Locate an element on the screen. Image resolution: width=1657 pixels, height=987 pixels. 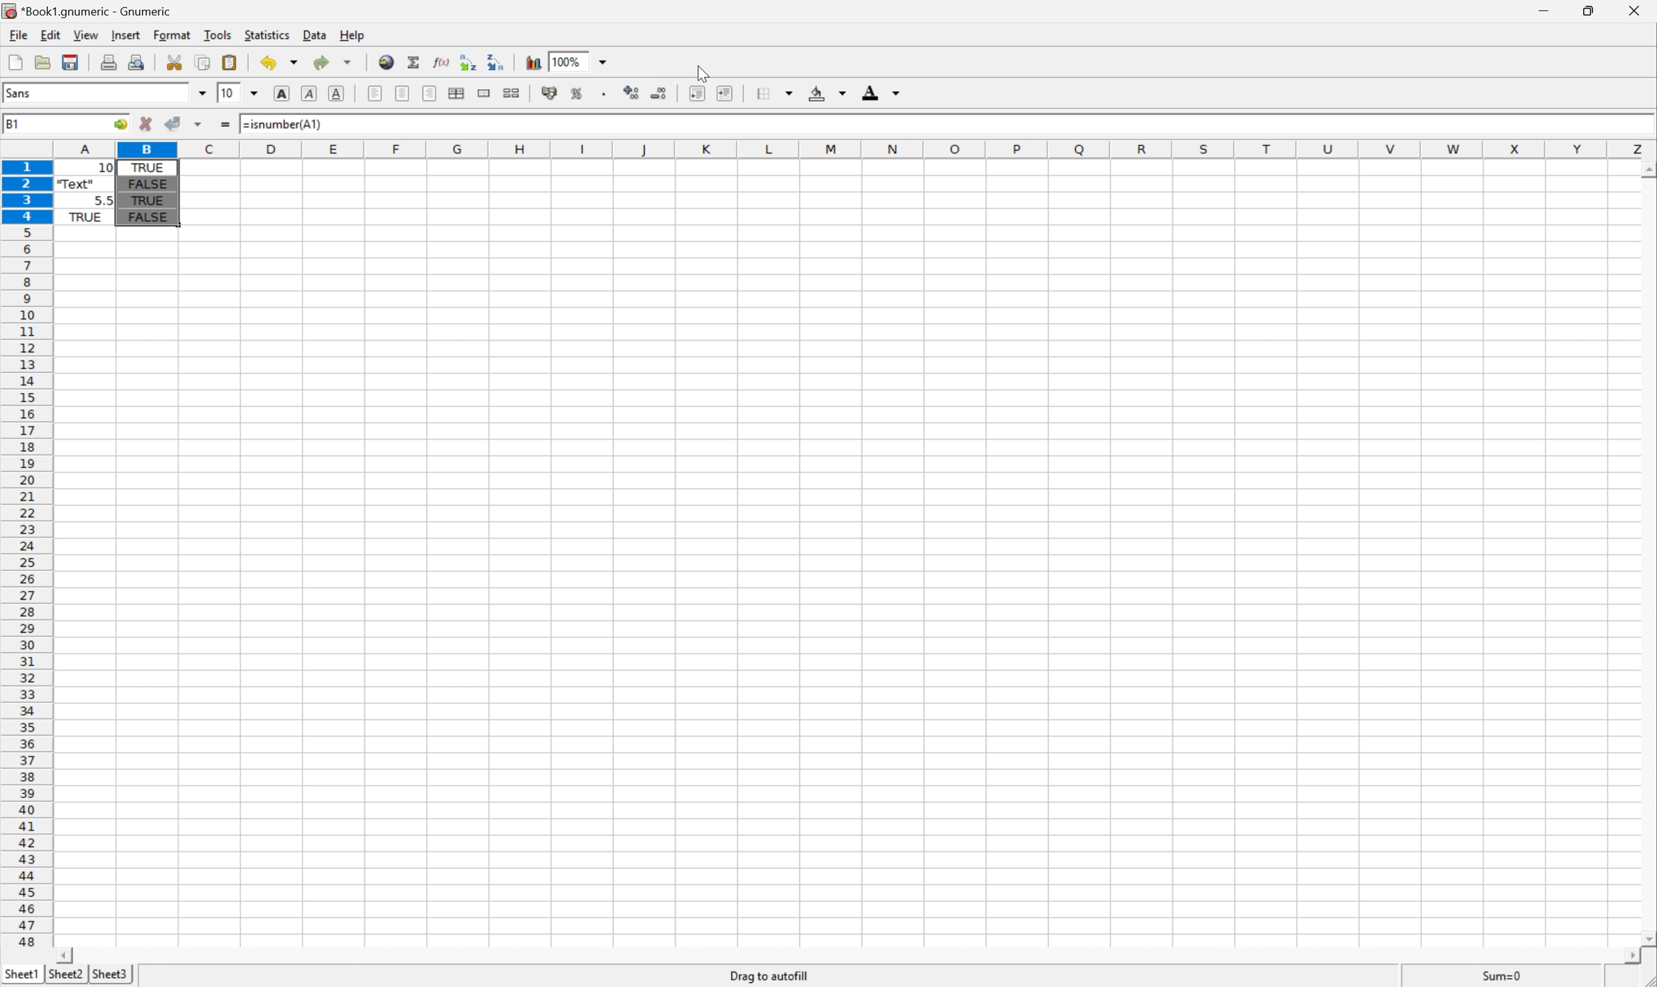
File is located at coordinates (17, 33).